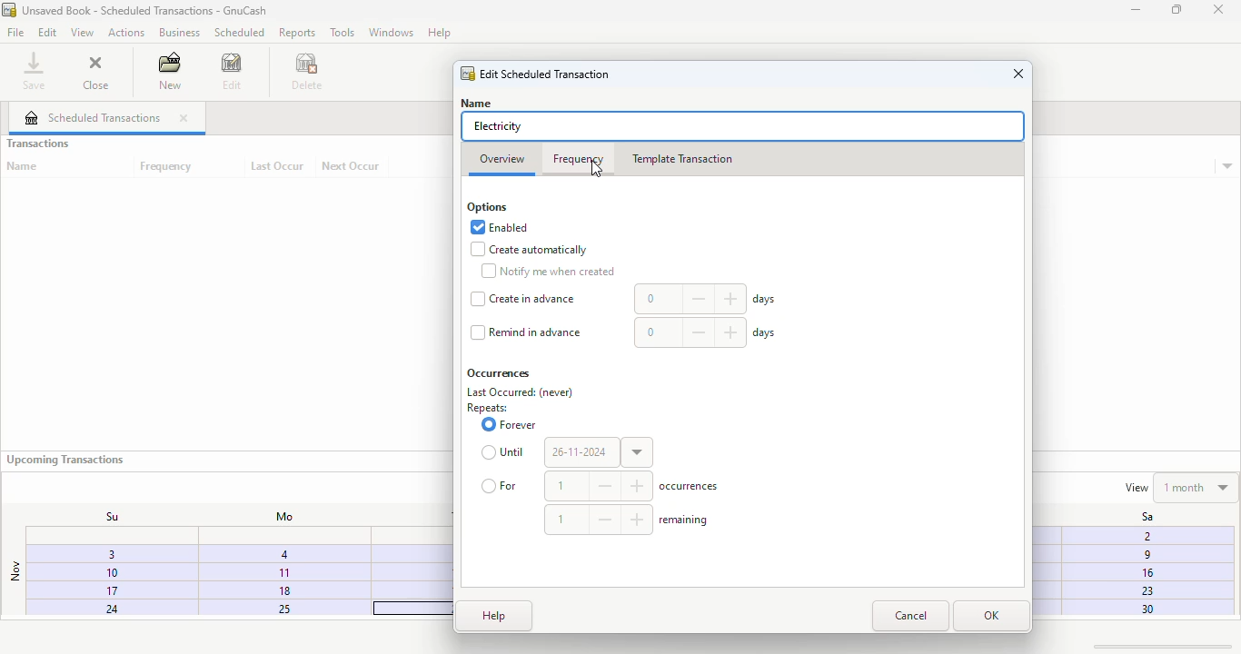 The image size is (1241, 654). Describe the element at coordinates (298, 32) in the screenshot. I see `reports` at that location.